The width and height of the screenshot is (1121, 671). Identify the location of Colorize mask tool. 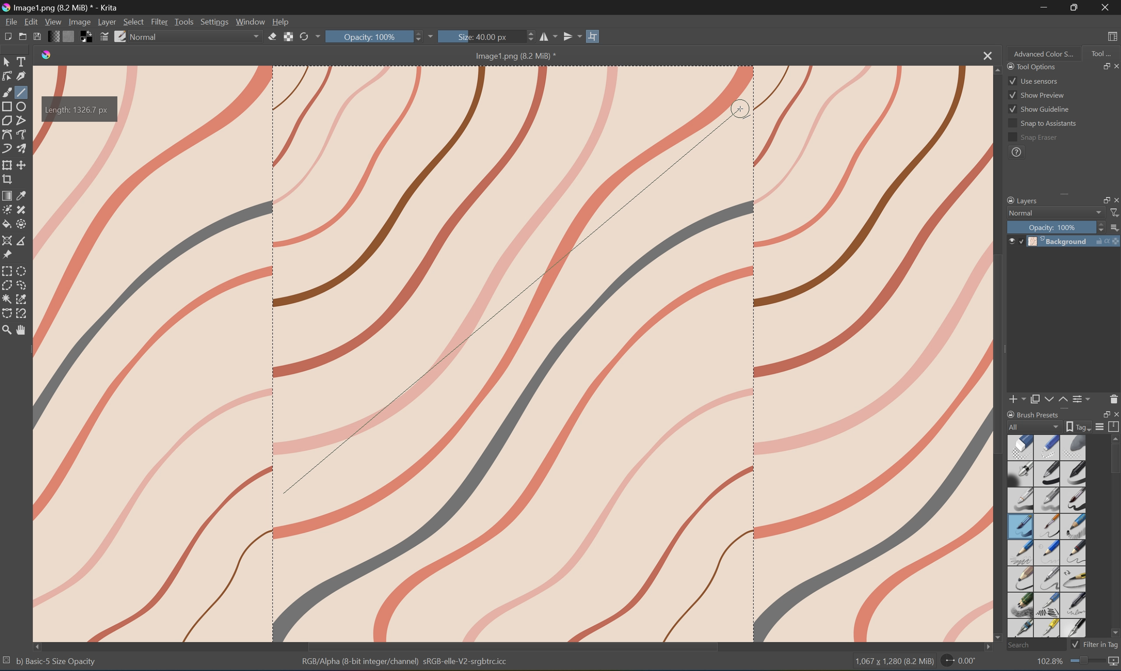
(7, 209).